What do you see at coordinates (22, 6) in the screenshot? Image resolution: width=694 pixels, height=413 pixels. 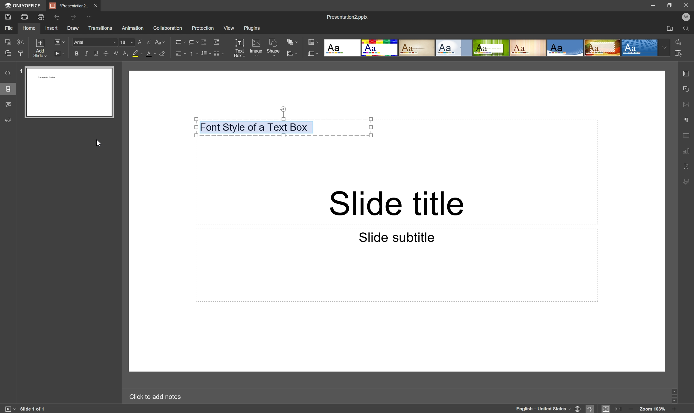 I see `ONLYOFFICE` at bounding box center [22, 6].